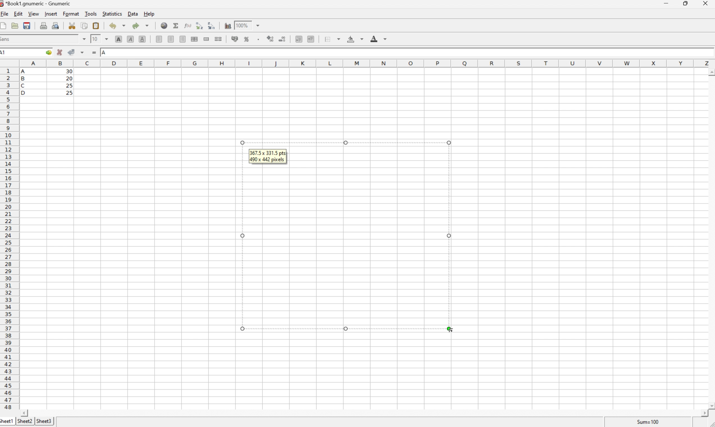 The image size is (715, 427). Describe the element at coordinates (267, 153) in the screenshot. I see `367.5*331.5 pts` at that location.